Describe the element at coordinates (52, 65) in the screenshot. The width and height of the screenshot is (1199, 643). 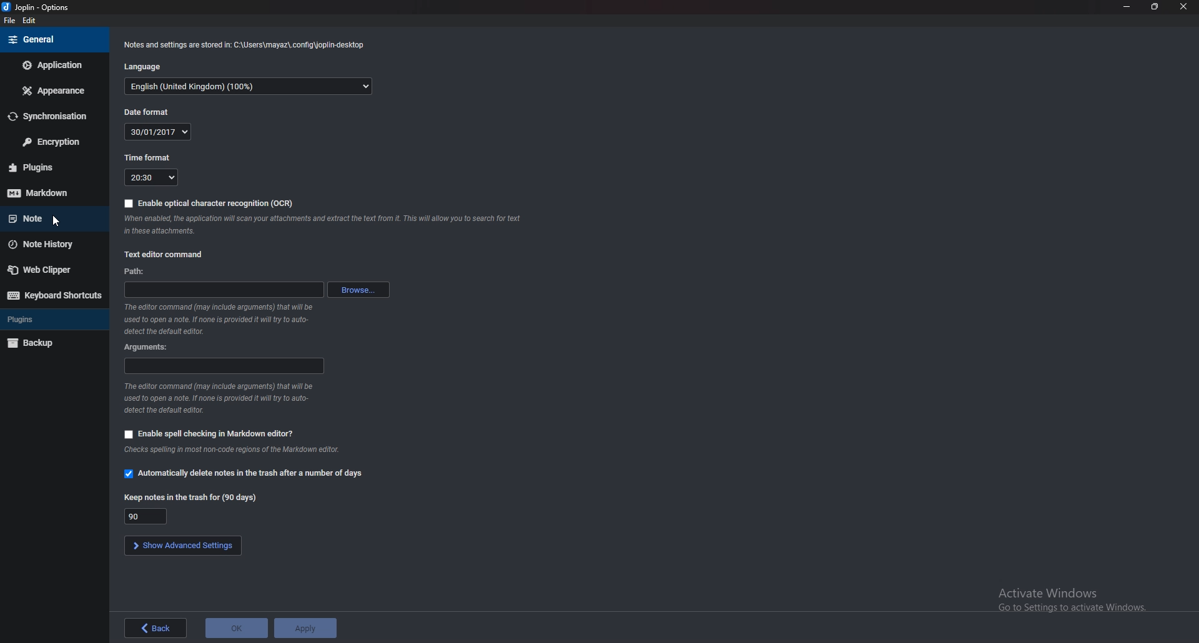
I see `Application` at that location.